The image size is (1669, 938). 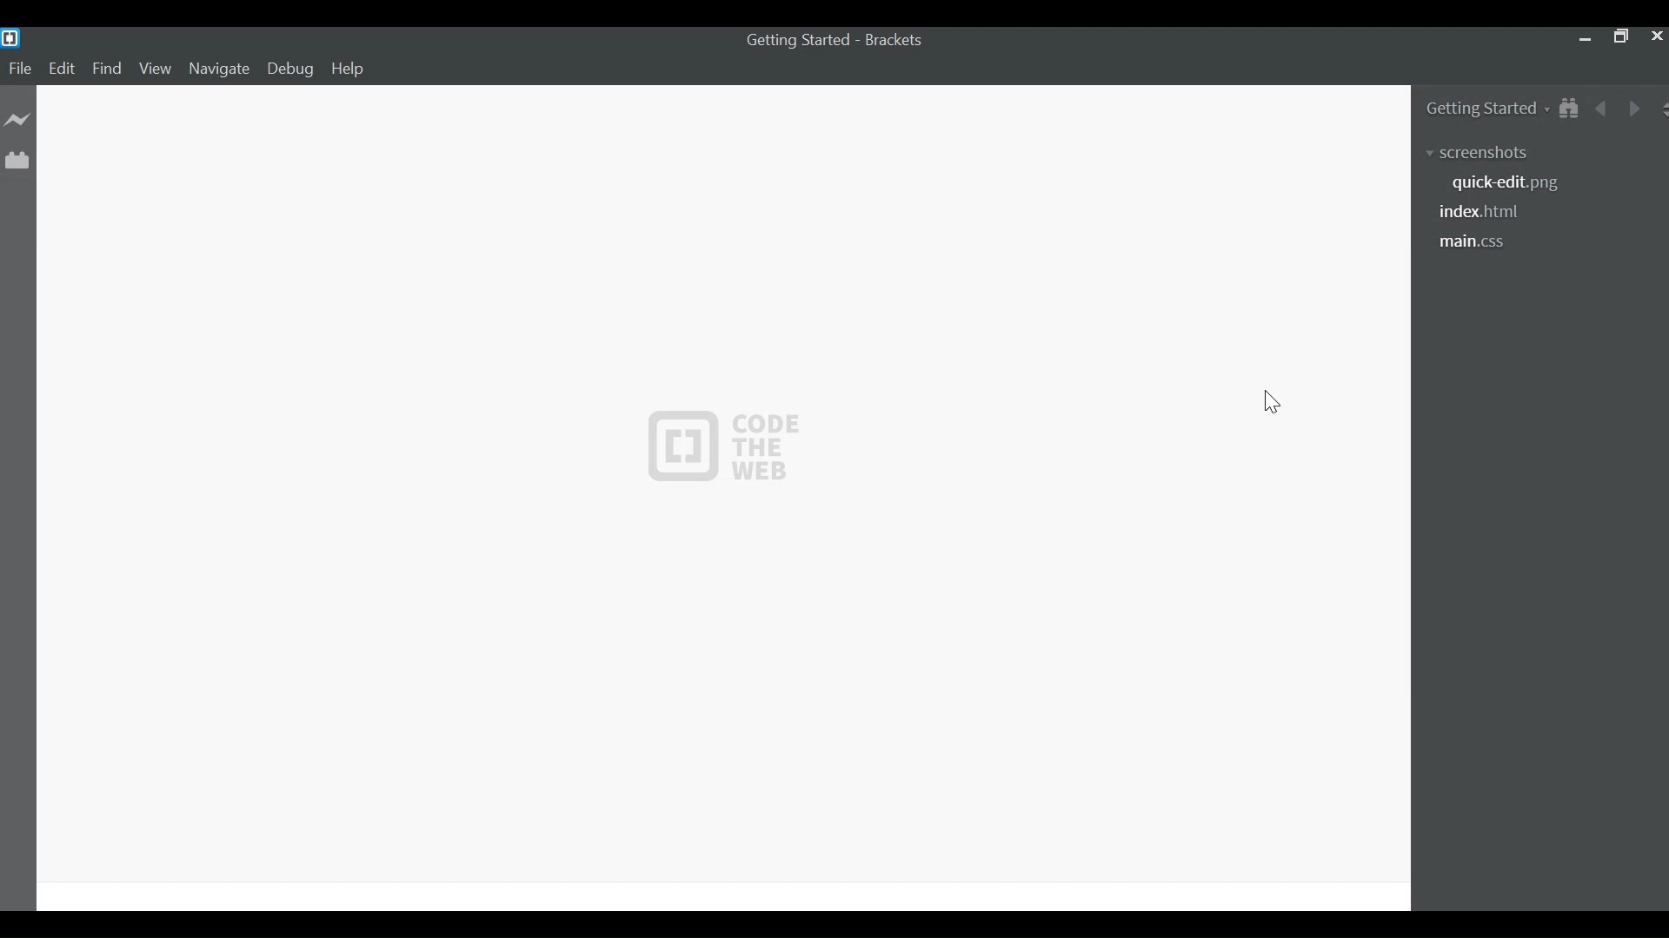 What do you see at coordinates (1620, 37) in the screenshot?
I see `Restore` at bounding box center [1620, 37].